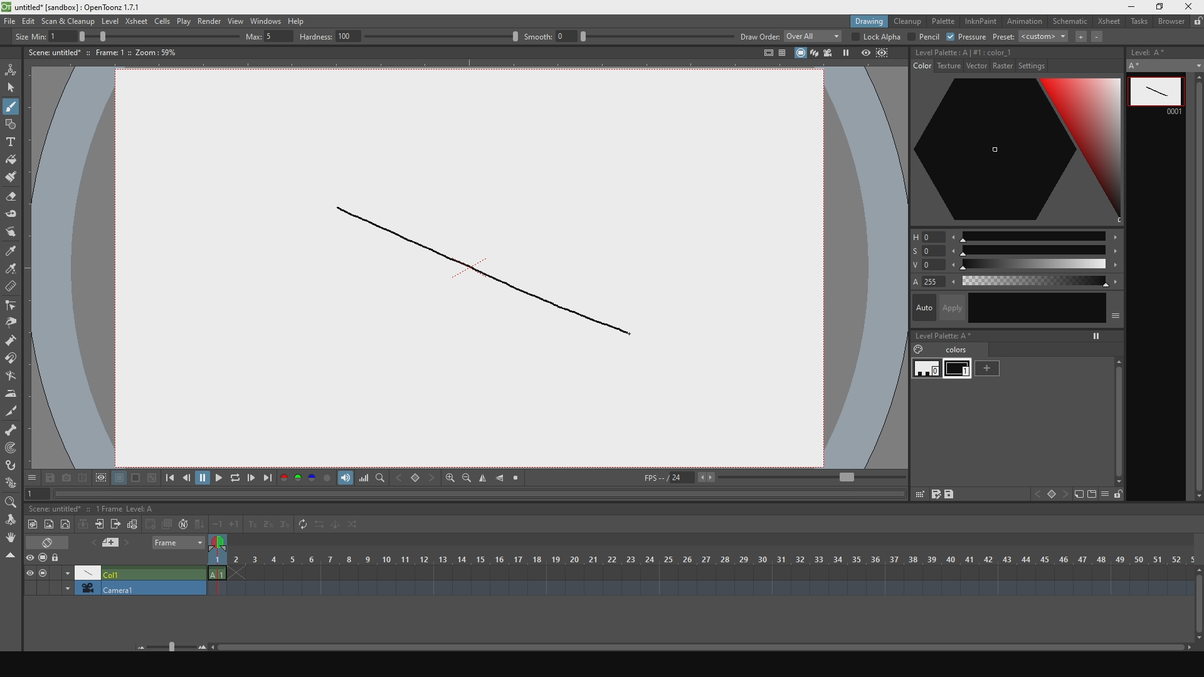 This screenshot has height=677, width=1204. Describe the element at coordinates (11, 429) in the screenshot. I see `scheleton` at that location.